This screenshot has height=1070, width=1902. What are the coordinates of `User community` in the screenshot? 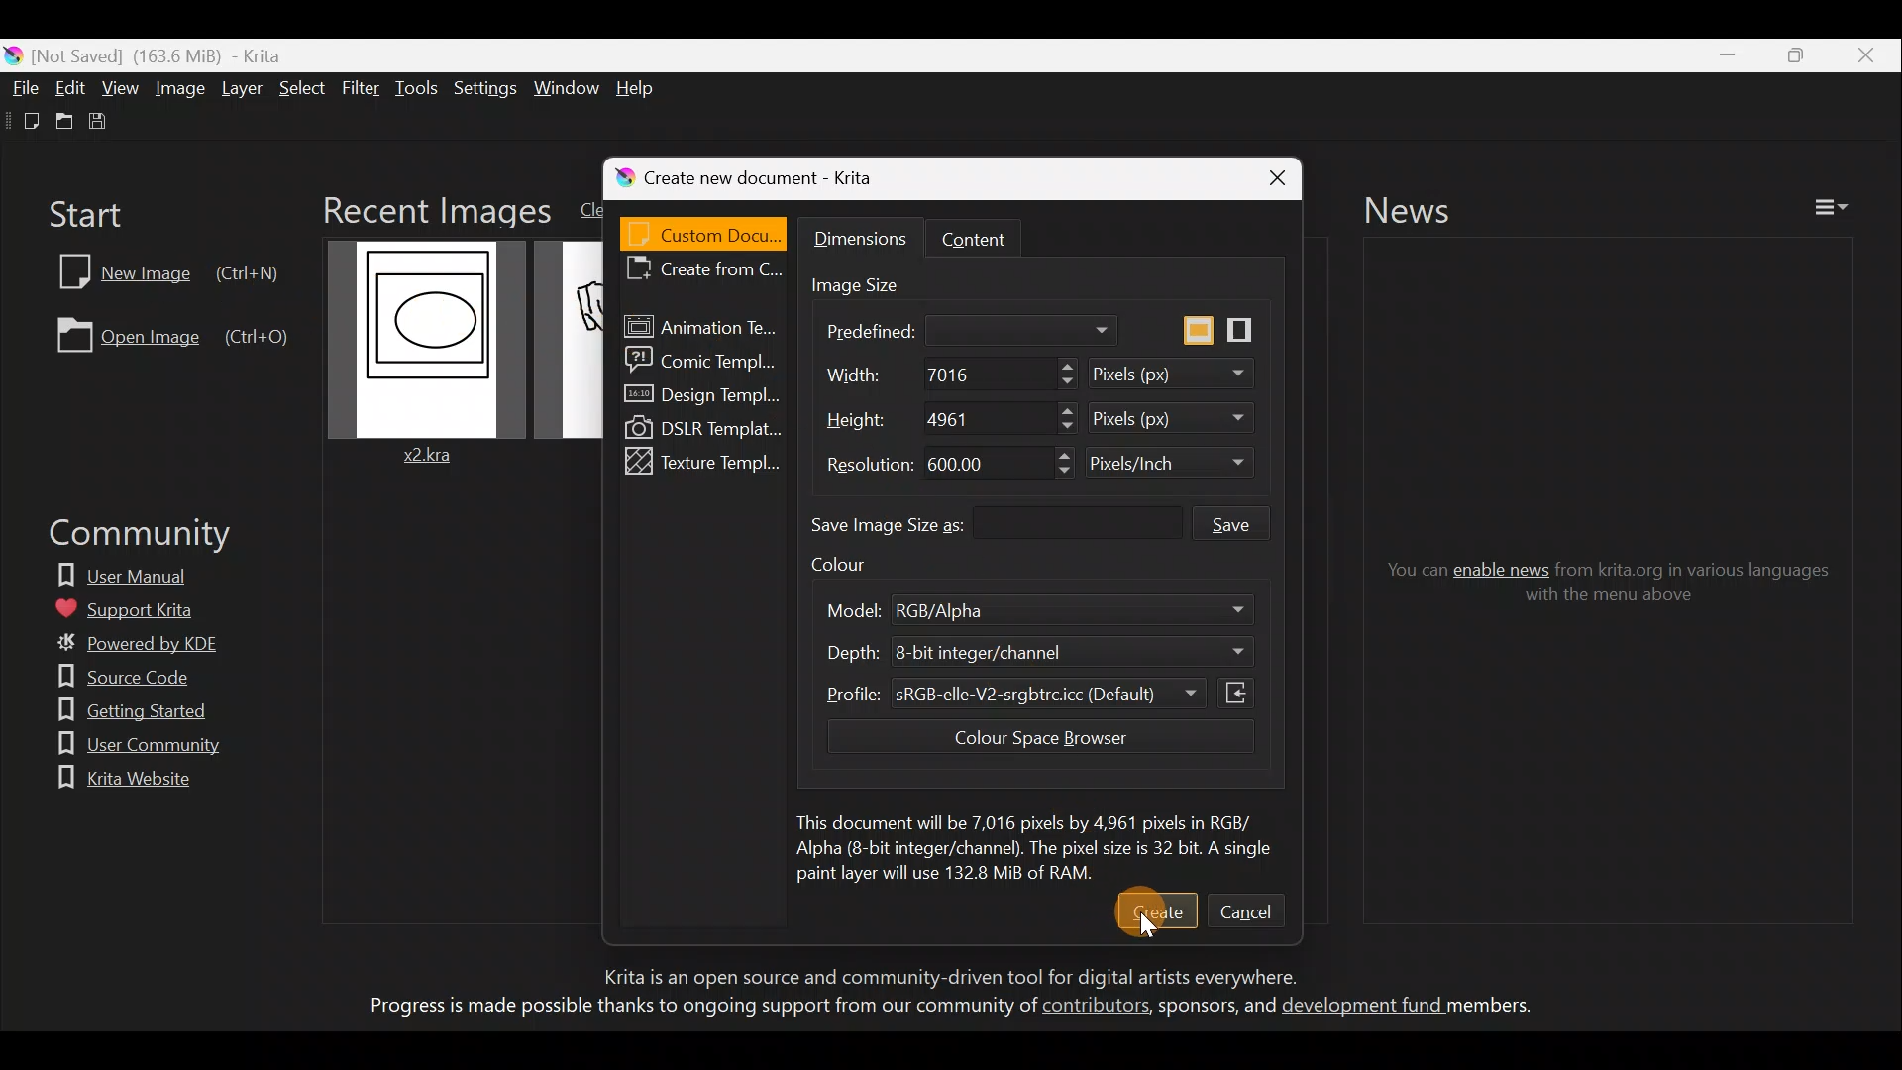 It's located at (127, 747).